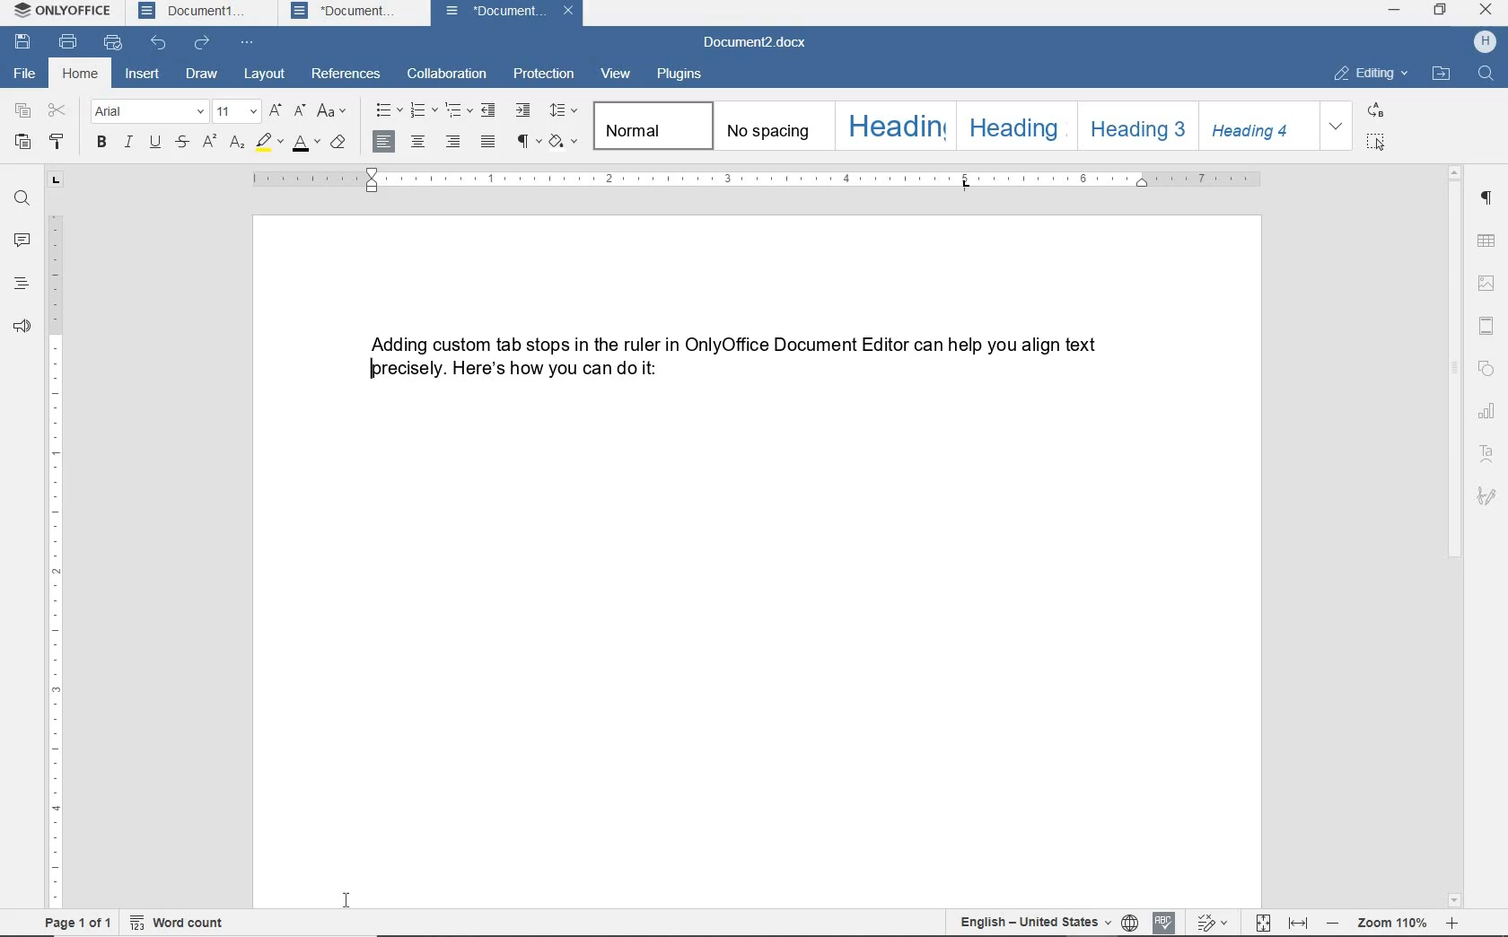 The height and width of the screenshot is (937, 1508). Describe the element at coordinates (732, 356) in the screenshot. I see `Adding custom tab stops in the ruler in OnlyOffice Document Editor can help you align text precisely. Here's how you can do it.` at that location.